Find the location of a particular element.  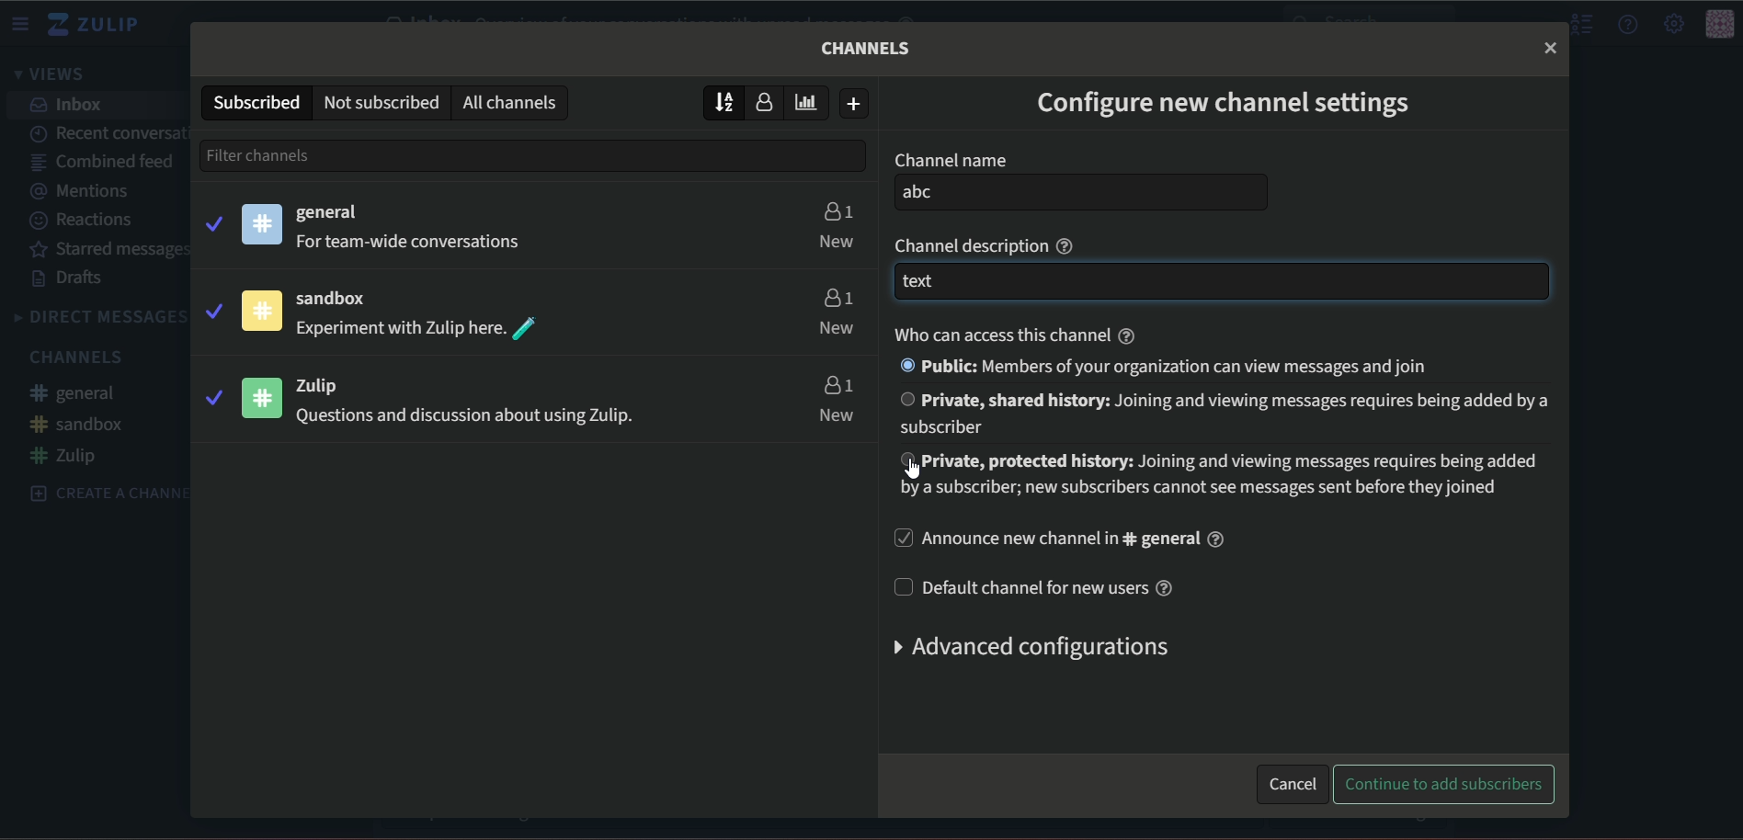

combined feed is located at coordinates (102, 164).